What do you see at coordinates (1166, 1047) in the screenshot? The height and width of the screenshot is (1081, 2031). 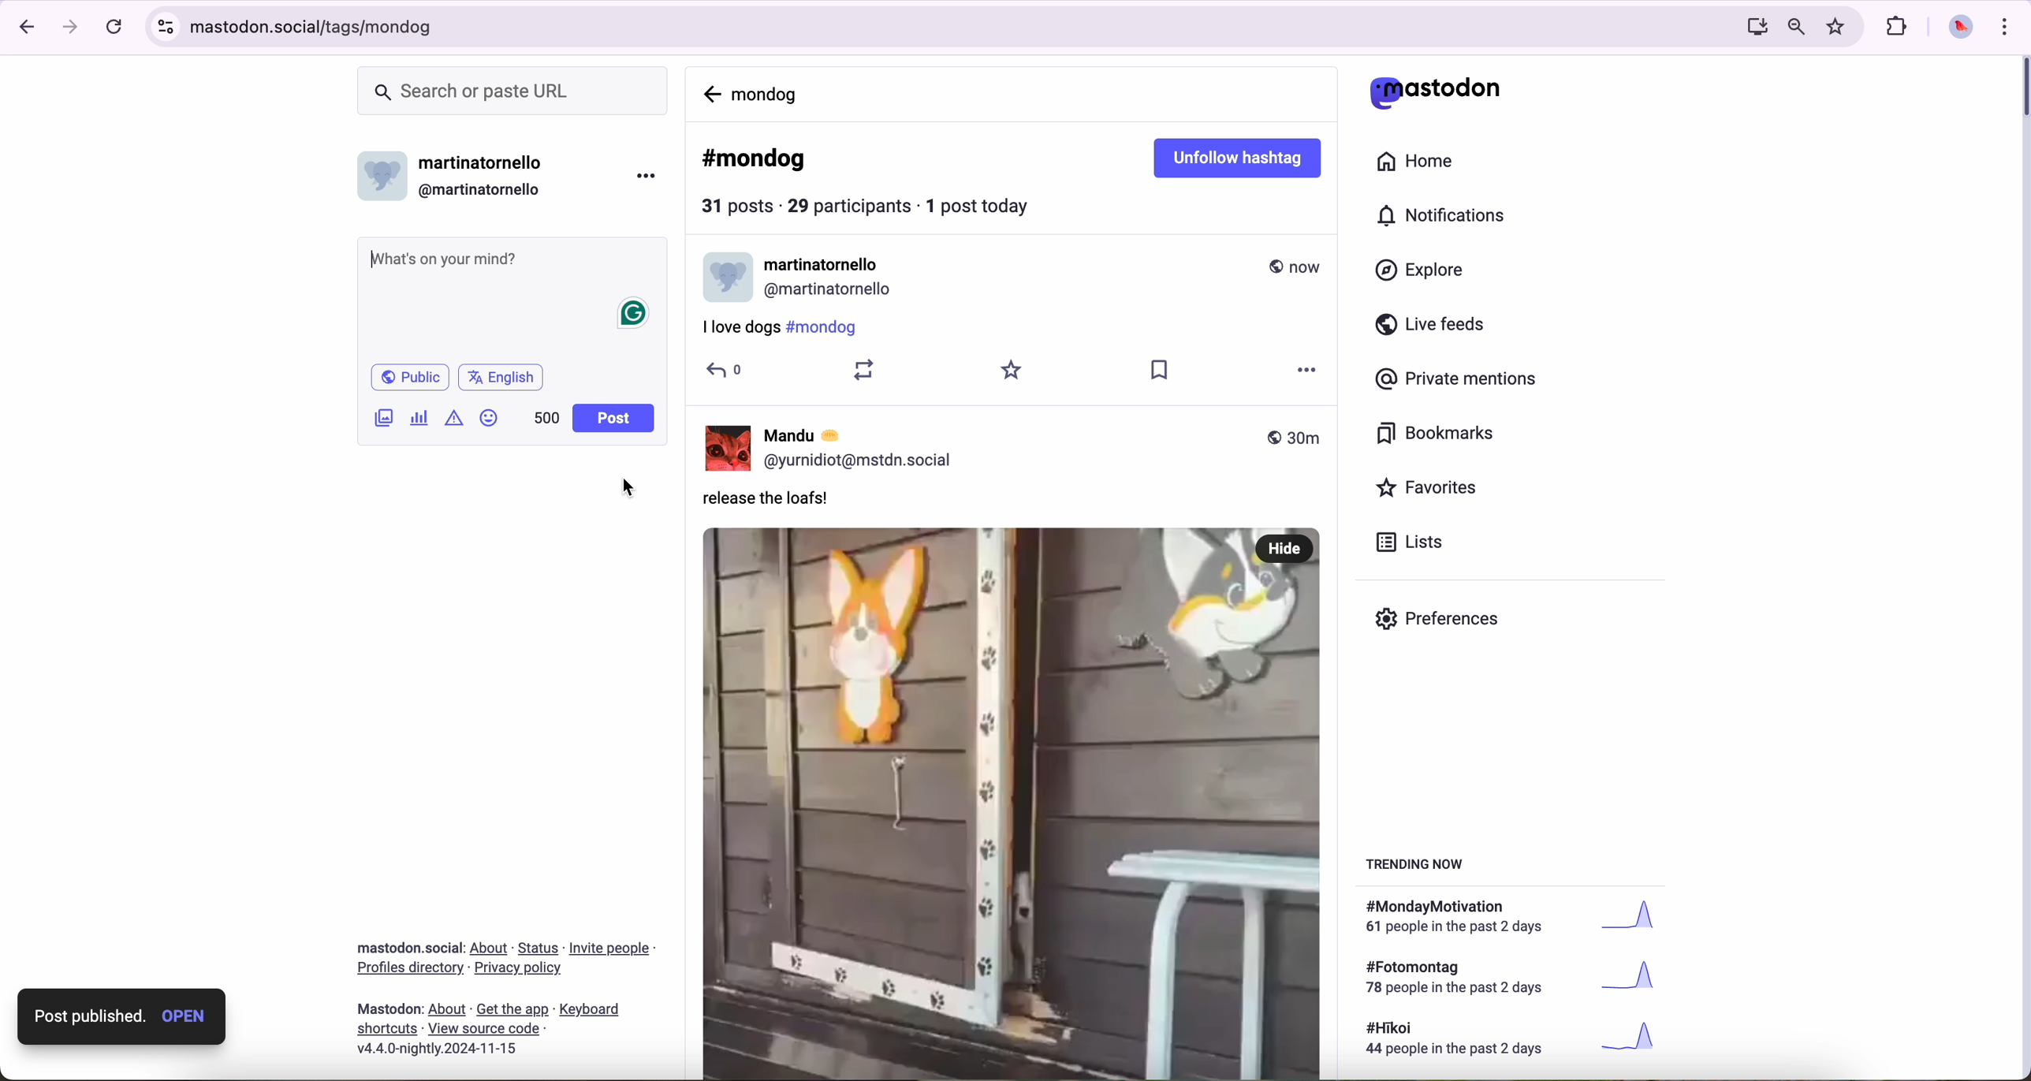 I see `save publication` at bounding box center [1166, 1047].